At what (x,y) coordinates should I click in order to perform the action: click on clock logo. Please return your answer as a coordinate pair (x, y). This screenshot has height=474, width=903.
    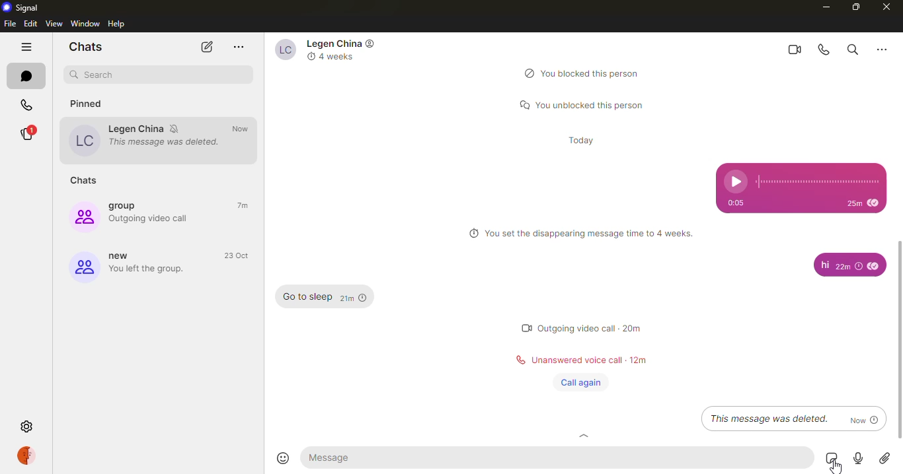
    Looking at the image, I should click on (471, 233).